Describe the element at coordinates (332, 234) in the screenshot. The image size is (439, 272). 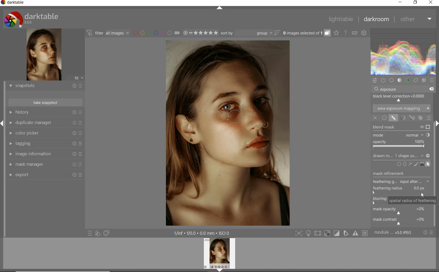
I see `toggle modes` at that location.